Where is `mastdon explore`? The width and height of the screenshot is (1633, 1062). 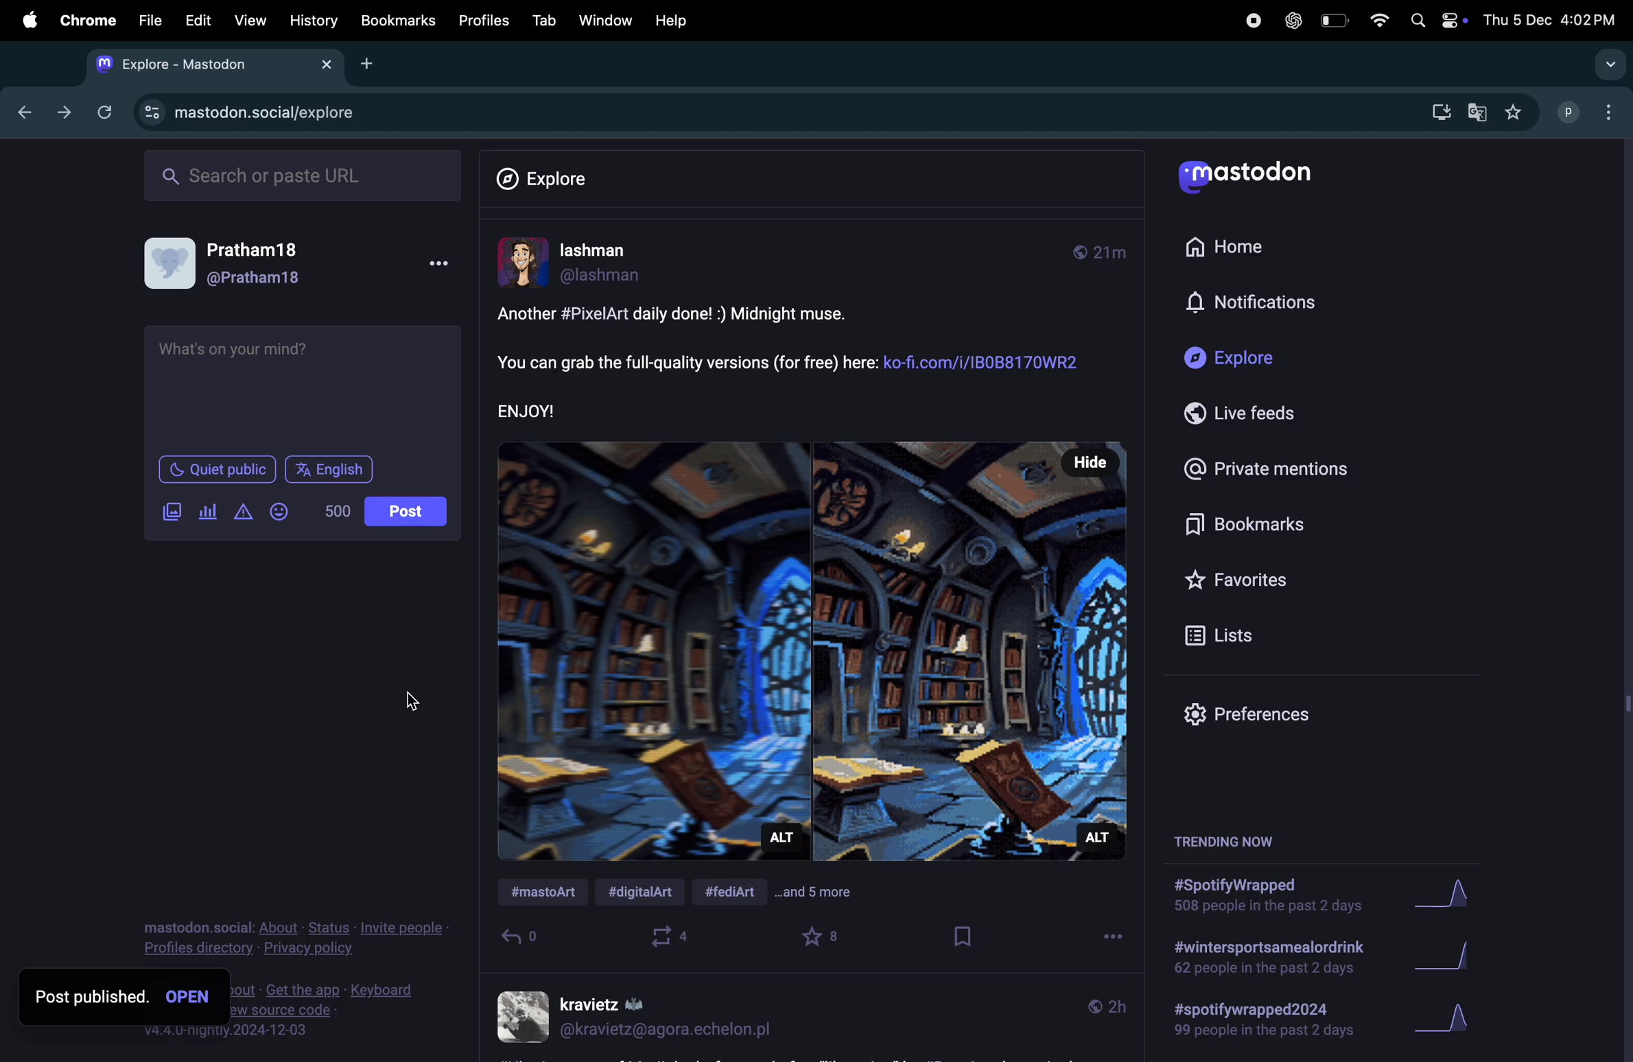 mastdon explore is located at coordinates (267, 113).